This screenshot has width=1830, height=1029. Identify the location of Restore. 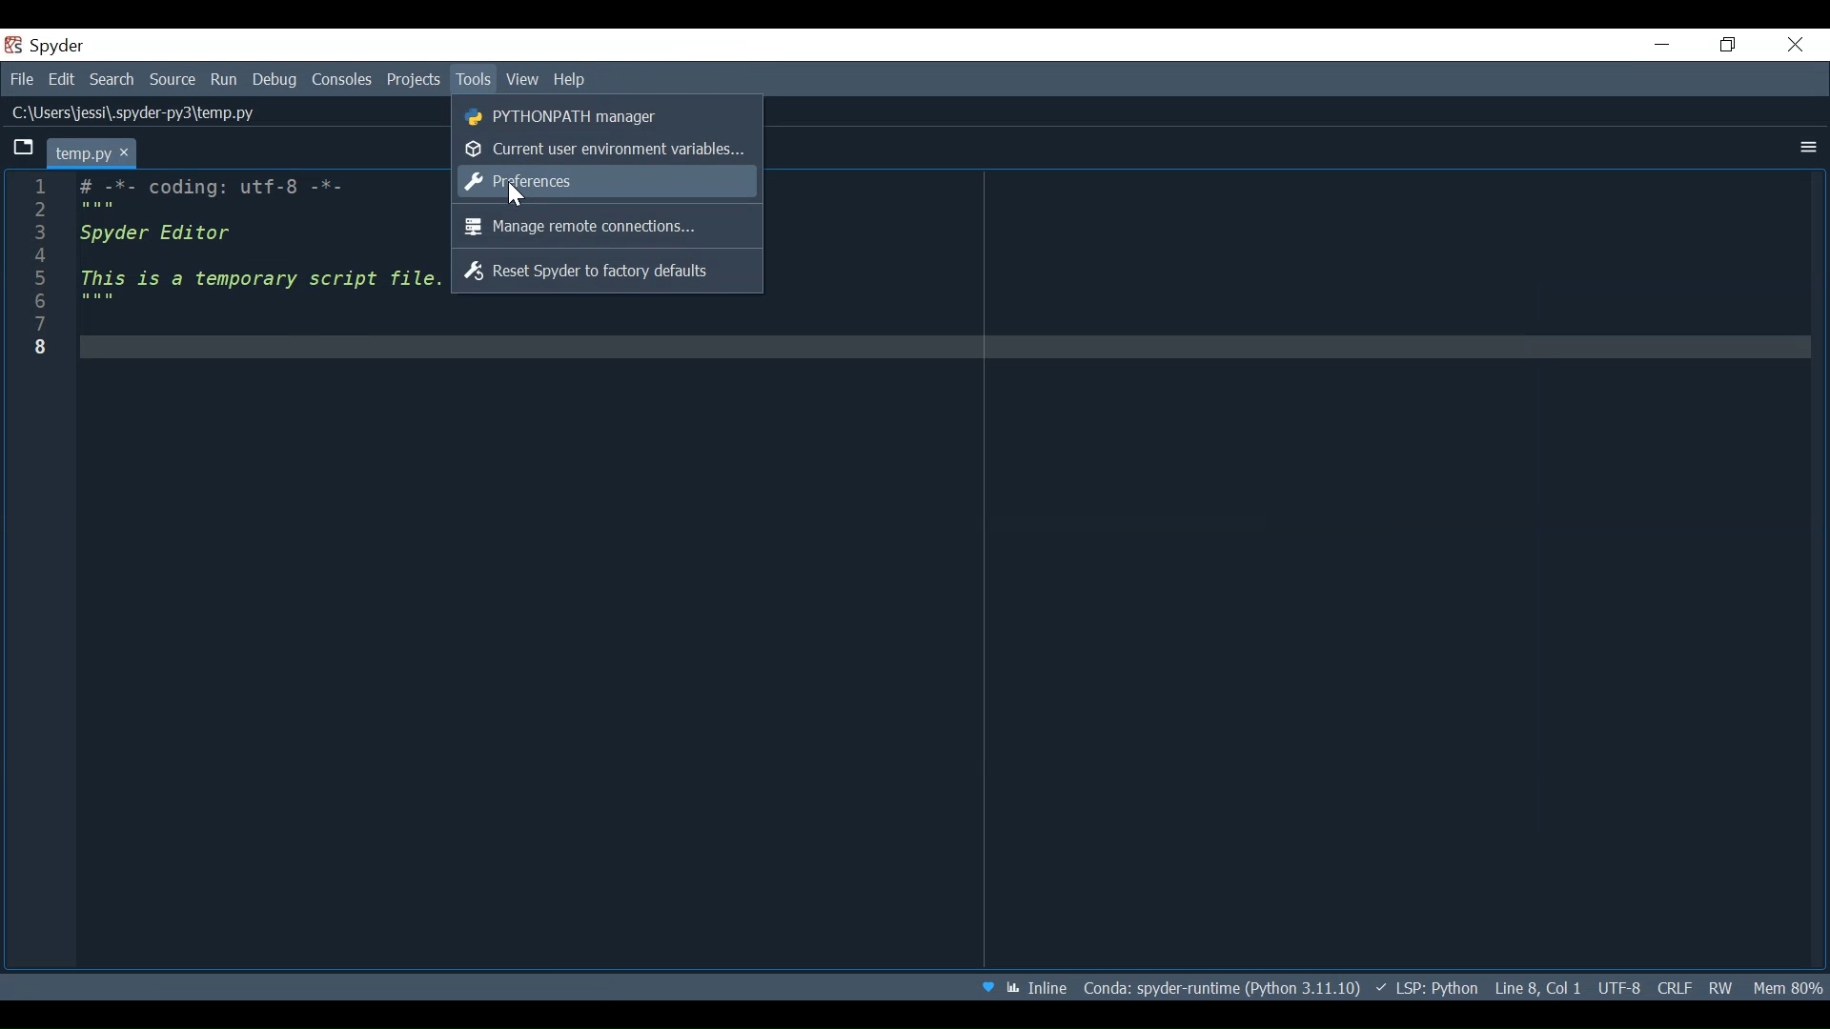
(1734, 44).